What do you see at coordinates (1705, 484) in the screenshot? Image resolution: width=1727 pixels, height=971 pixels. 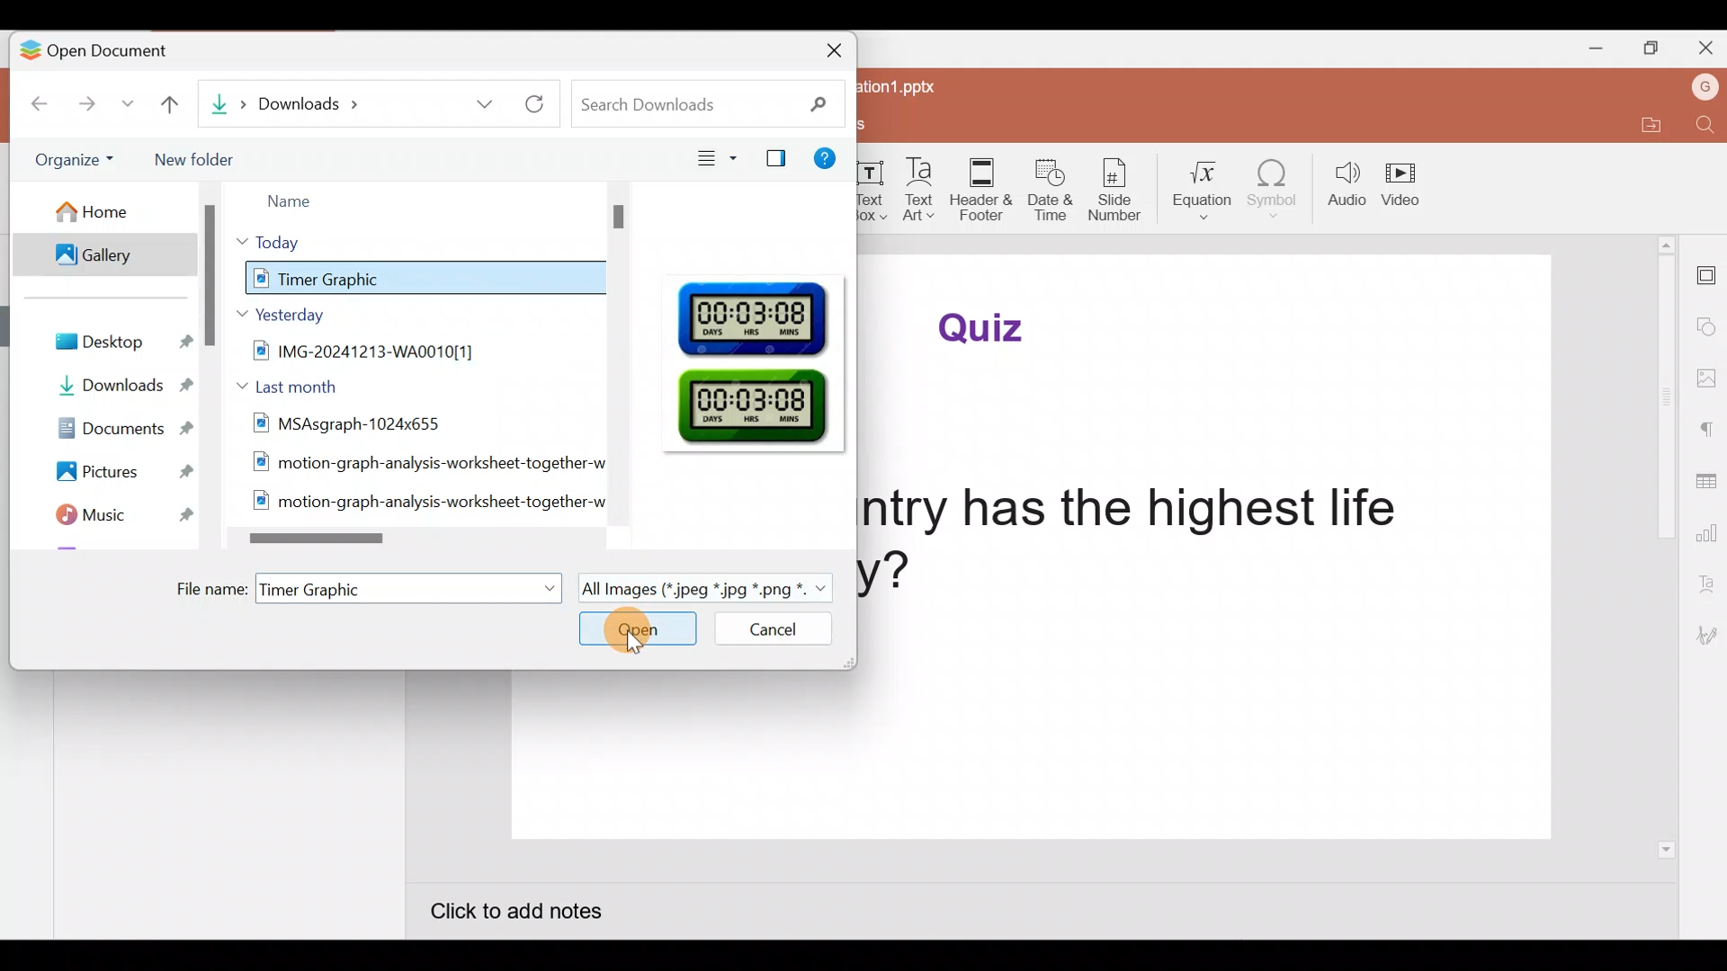 I see `Table settings` at bounding box center [1705, 484].